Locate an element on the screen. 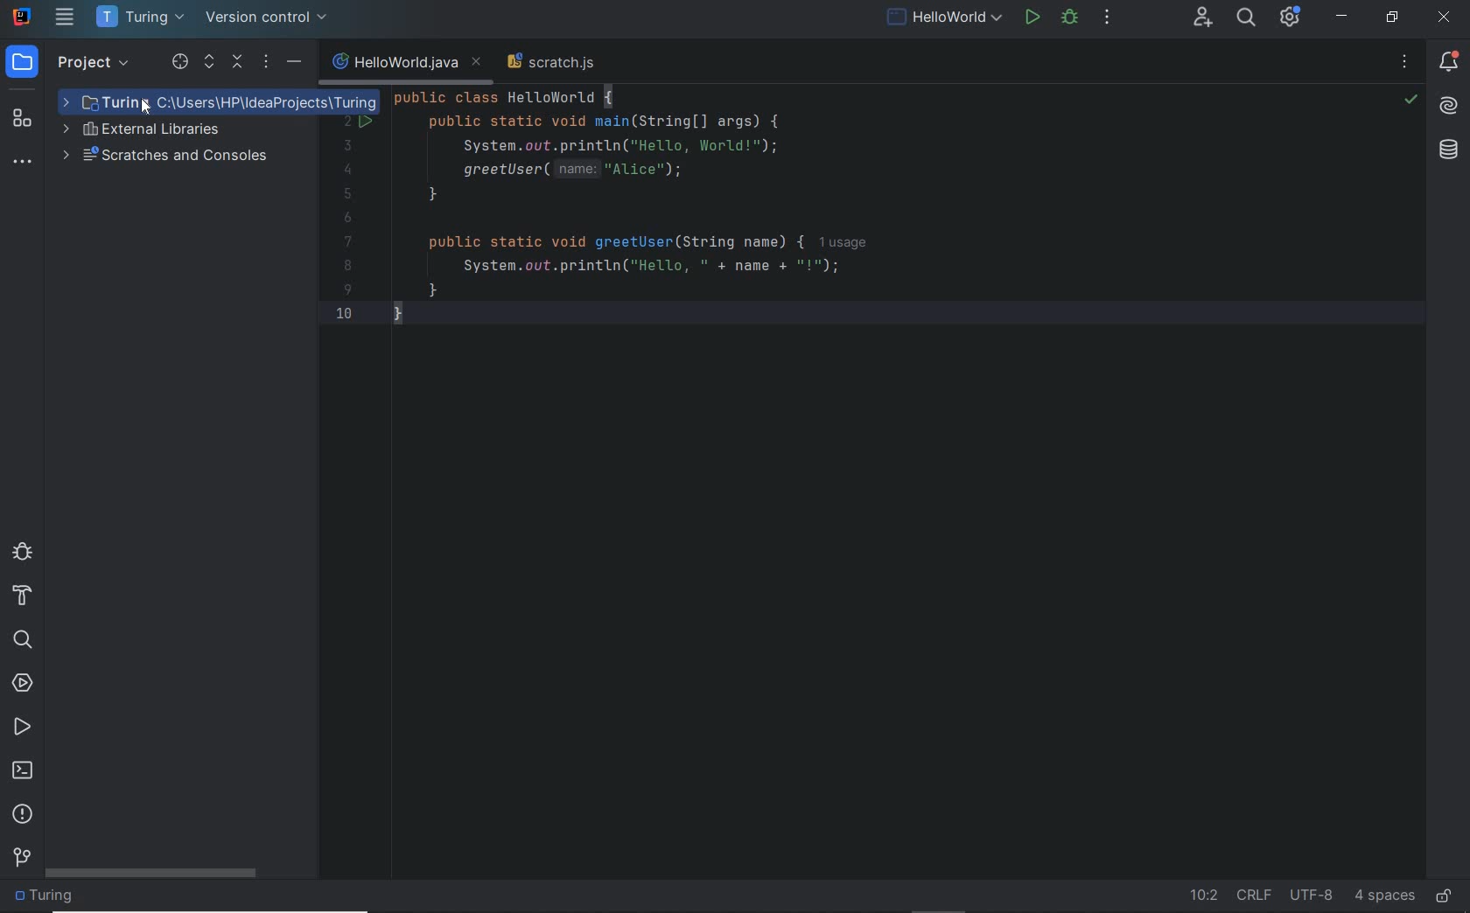 This screenshot has height=913, width=1470. notifications is located at coordinates (1448, 61).